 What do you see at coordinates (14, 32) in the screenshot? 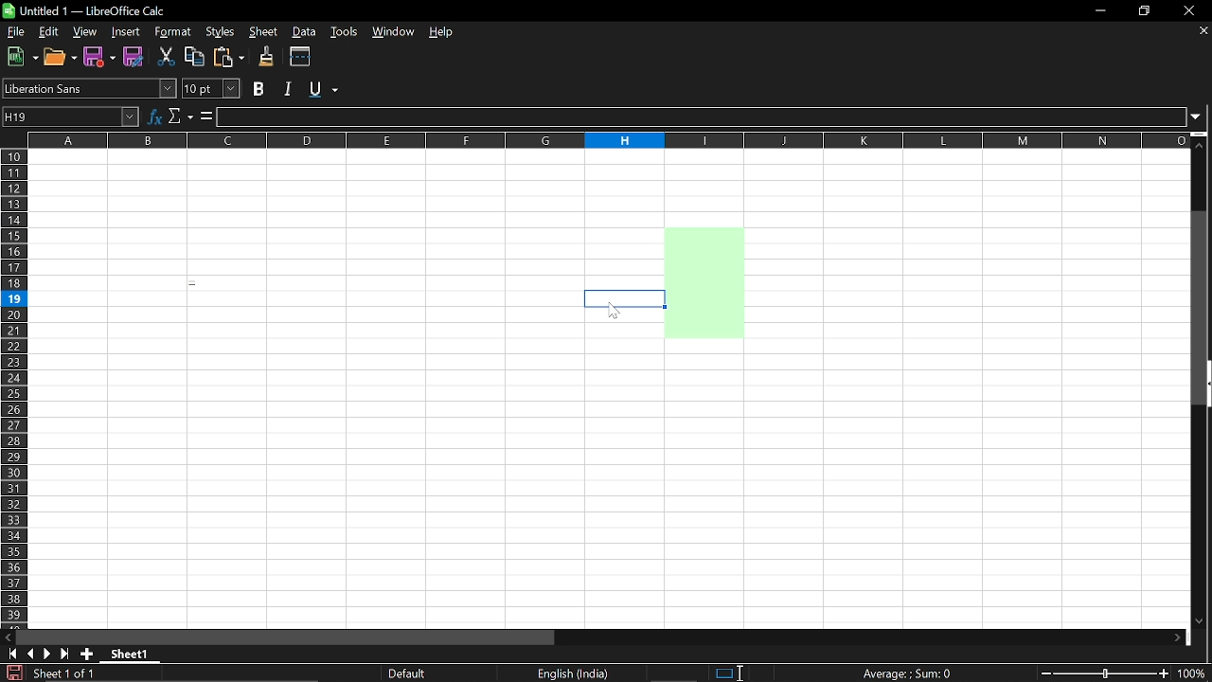
I see `File` at bounding box center [14, 32].